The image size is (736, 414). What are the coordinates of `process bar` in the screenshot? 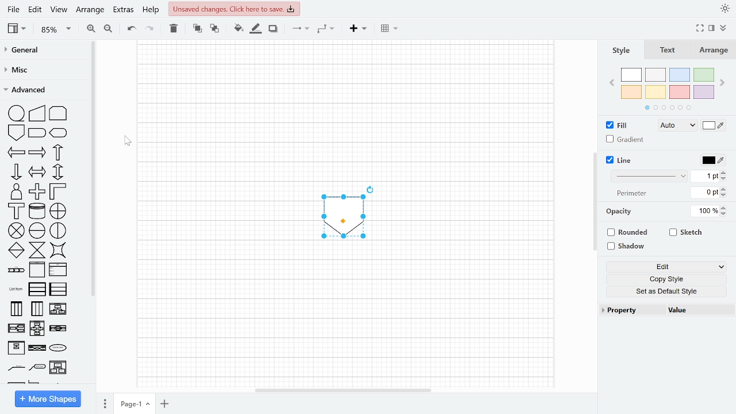 It's located at (16, 270).